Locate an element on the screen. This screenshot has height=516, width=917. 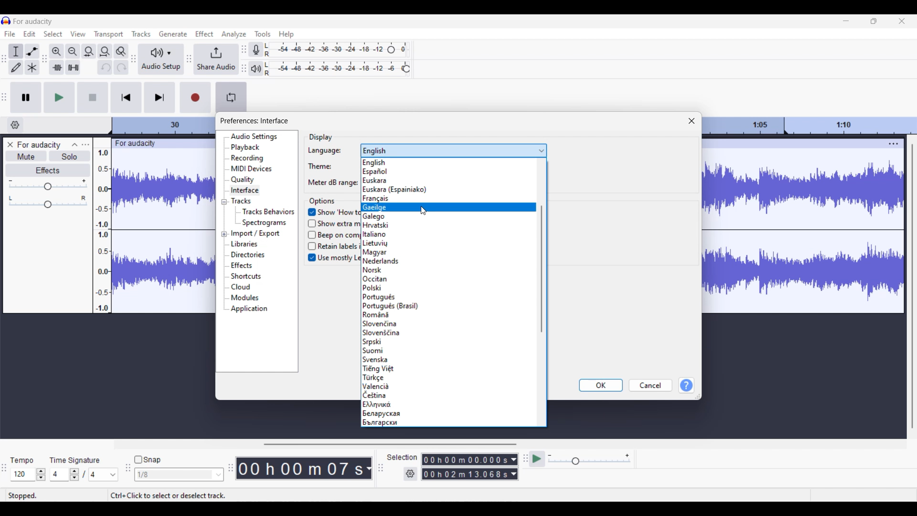
Close interface is located at coordinates (902, 21).